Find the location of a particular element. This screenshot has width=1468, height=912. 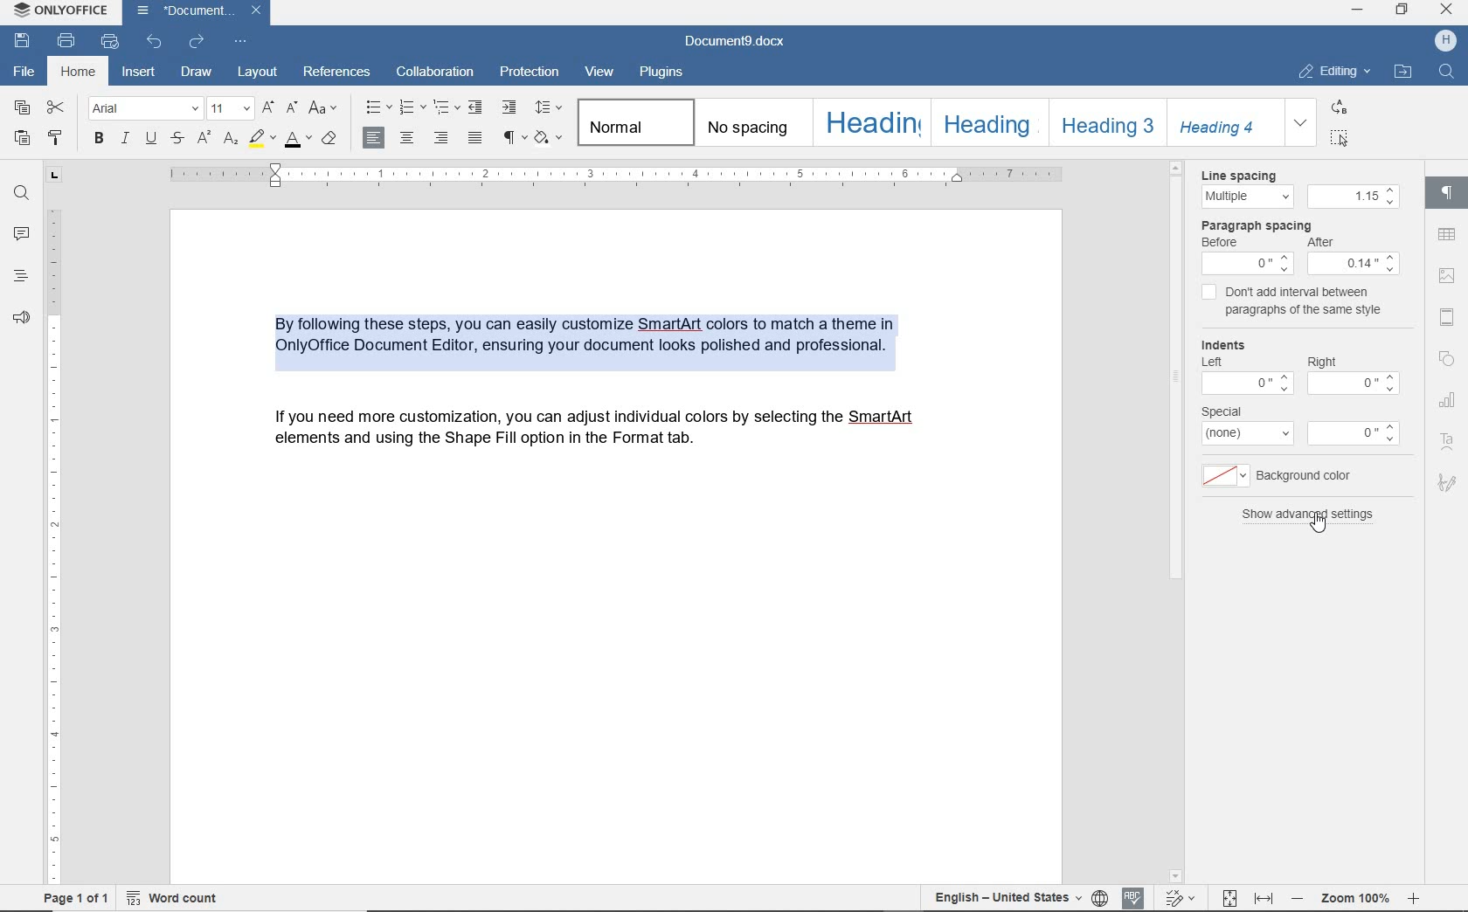

font color is located at coordinates (298, 142).